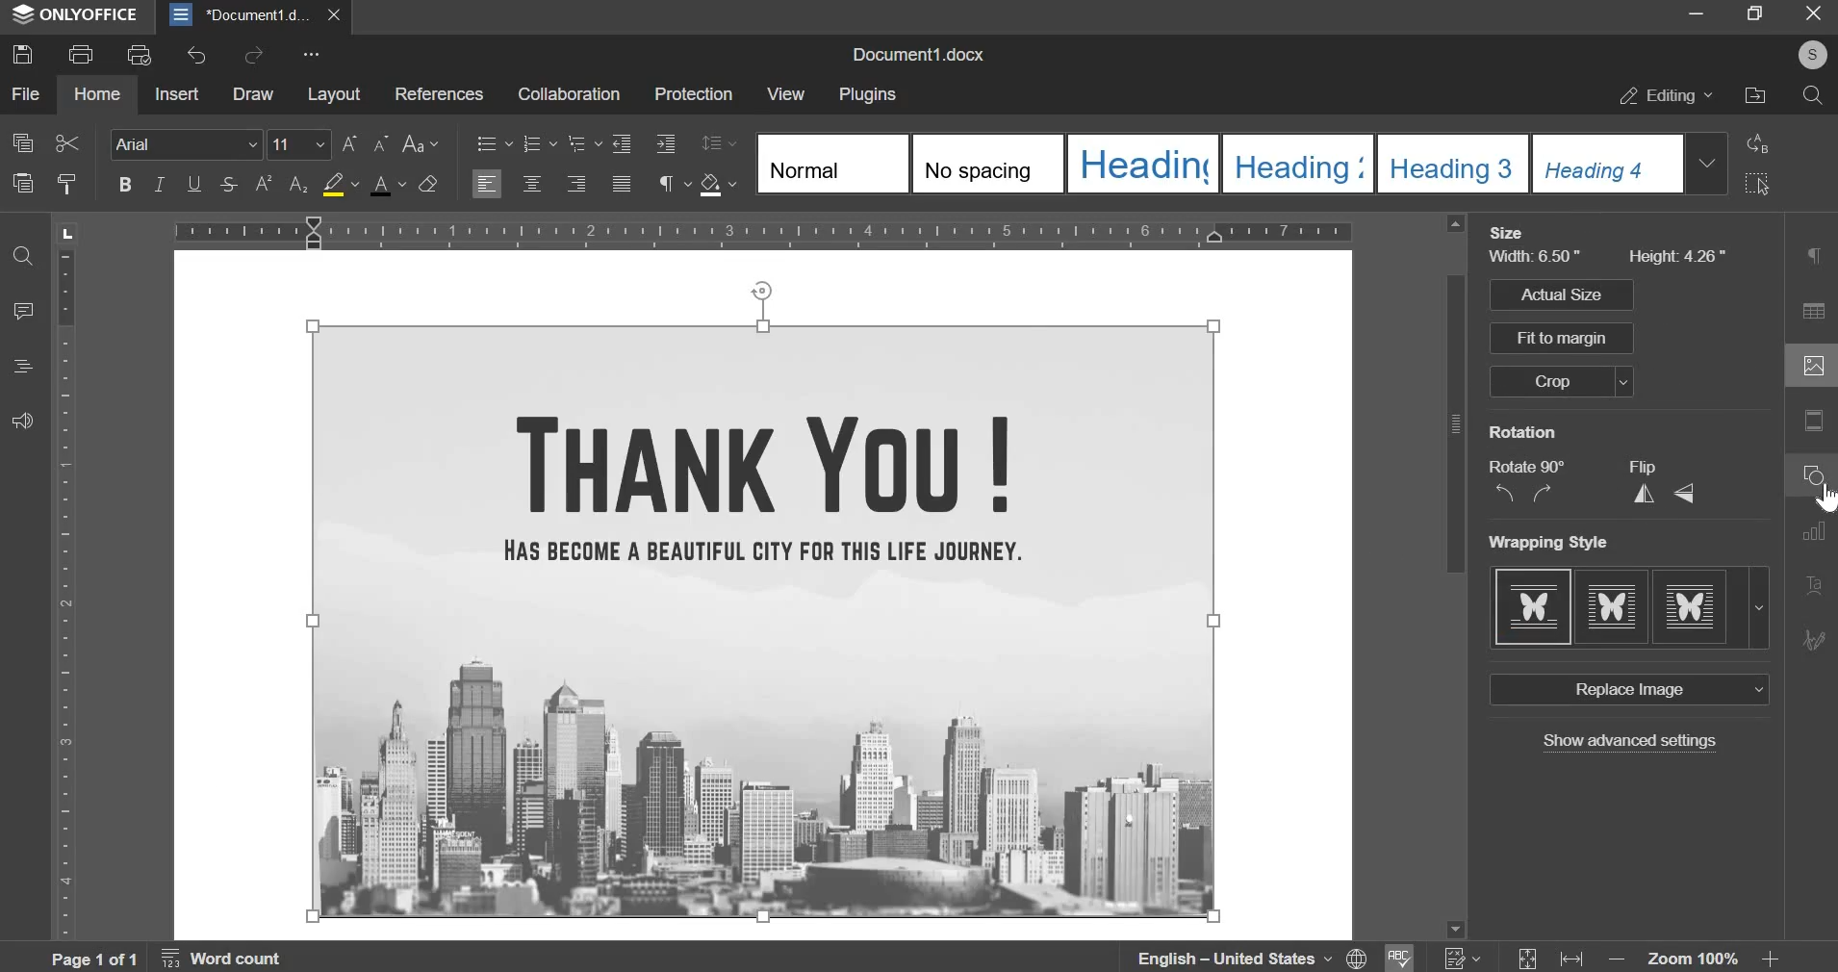 The image size is (1838, 972). I want to click on select, so click(1759, 184).